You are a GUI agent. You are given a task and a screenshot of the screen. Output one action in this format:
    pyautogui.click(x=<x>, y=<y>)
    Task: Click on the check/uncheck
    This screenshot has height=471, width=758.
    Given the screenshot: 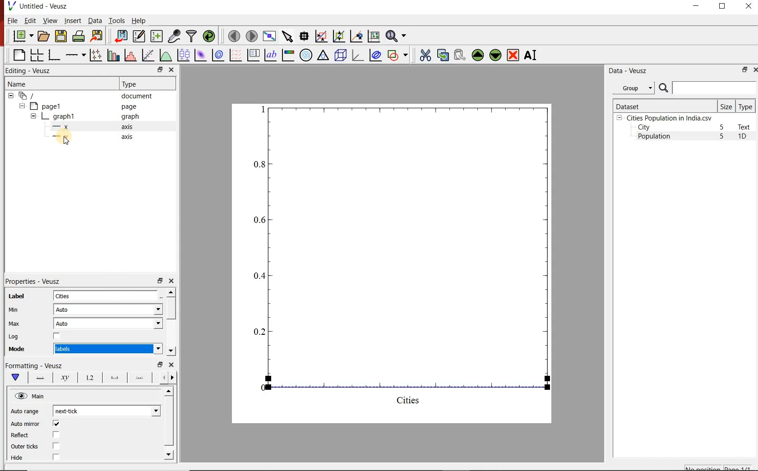 What is the action you would take?
    pyautogui.click(x=57, y=336)
    